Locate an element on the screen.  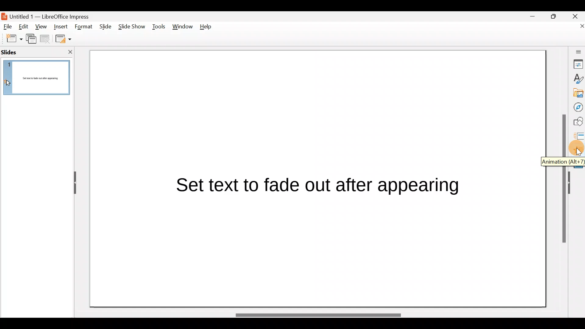
Shapes is located at coordinates (577, 122).